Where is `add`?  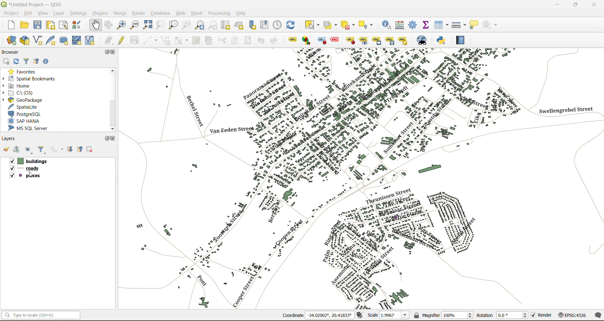 add is located at coordinates (7, 62).